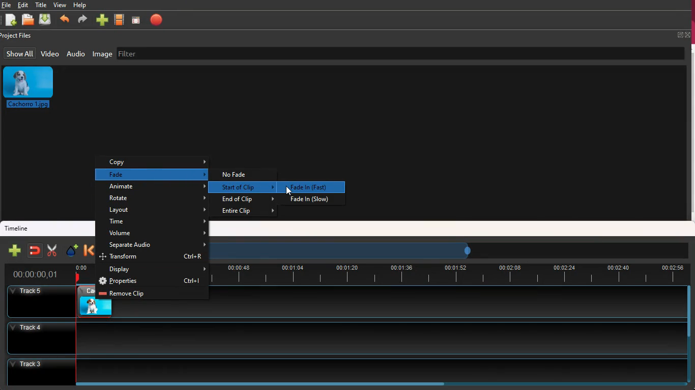 The height and width of the screenshot is (390, 695). What do you see at coordinates (448, 274) in the screenshot?
I see `time` at bounding box center [448, 274].